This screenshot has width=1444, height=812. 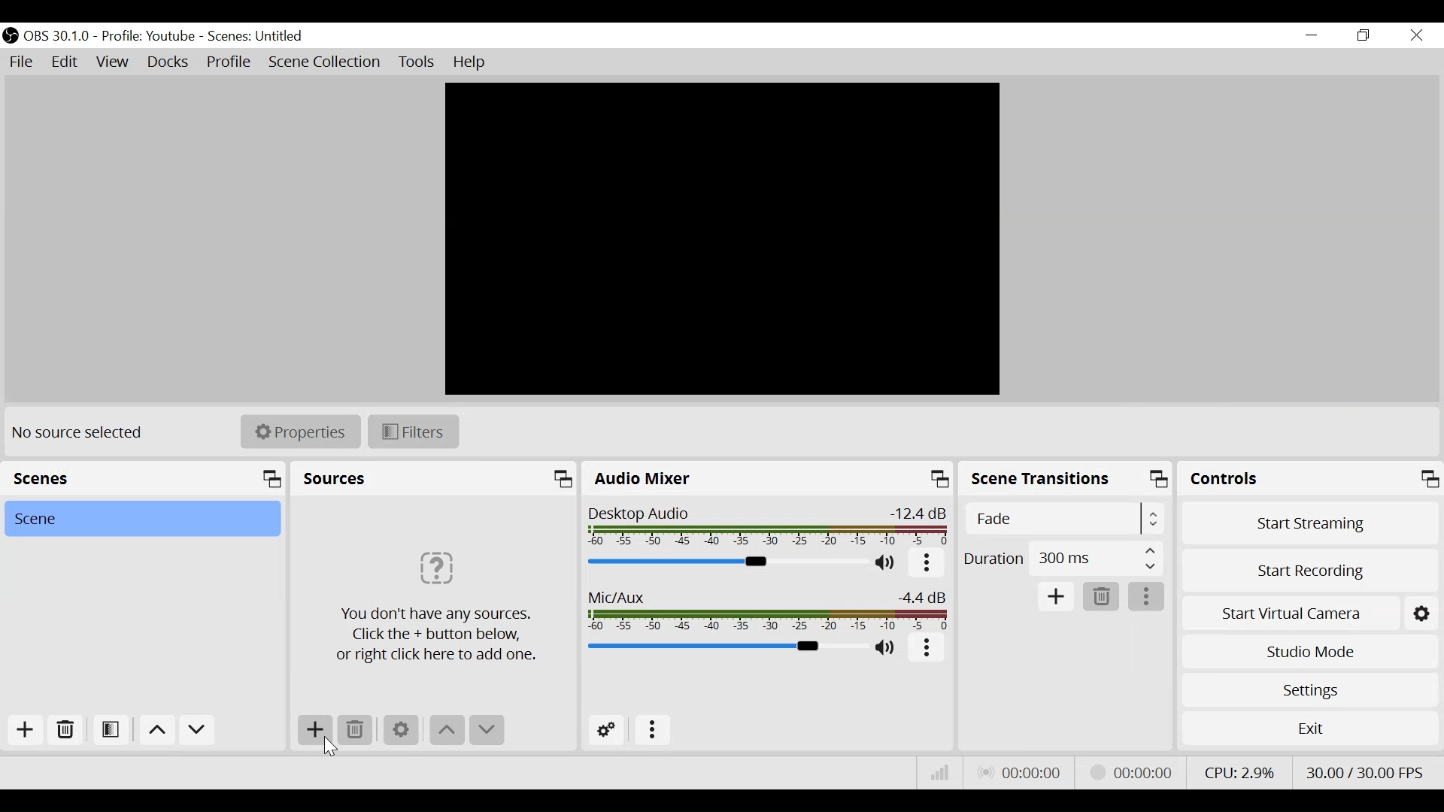 I want to click on Profile, so click(x=229, y=62).